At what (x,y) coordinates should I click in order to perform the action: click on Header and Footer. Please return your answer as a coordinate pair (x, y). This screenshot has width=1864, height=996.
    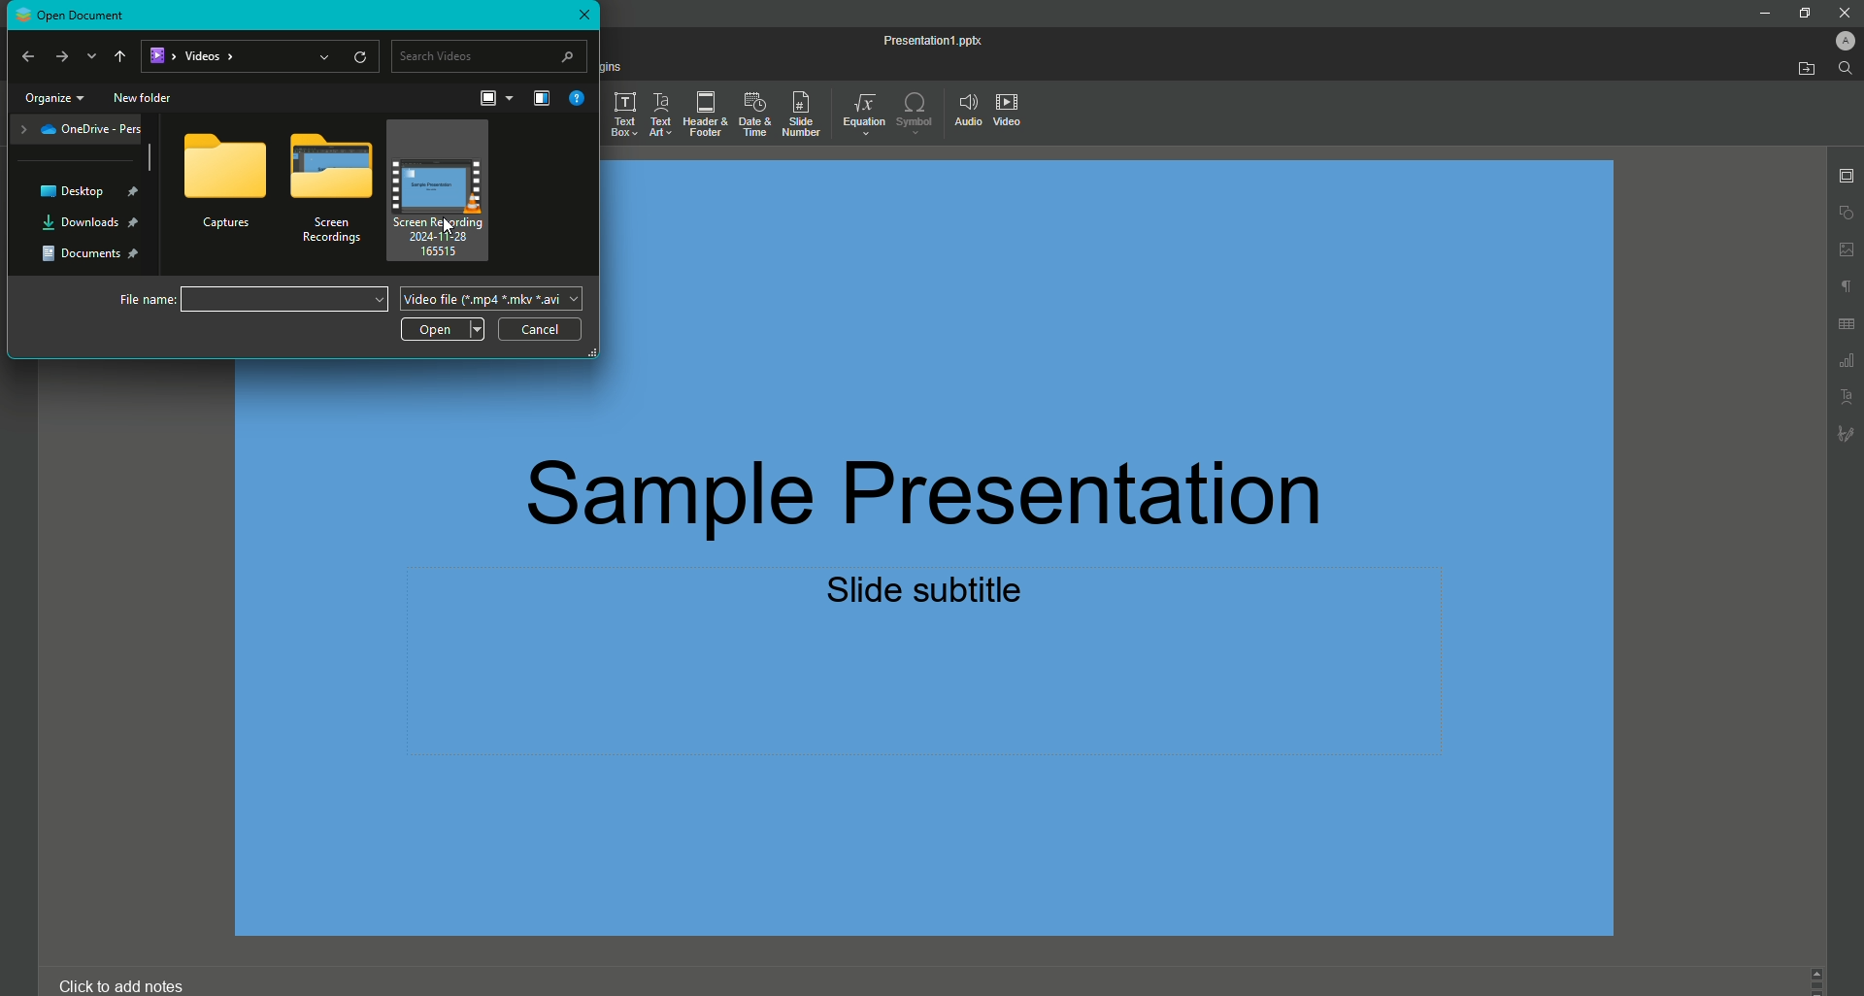
    Looking at the image, I should click on (702, 115).